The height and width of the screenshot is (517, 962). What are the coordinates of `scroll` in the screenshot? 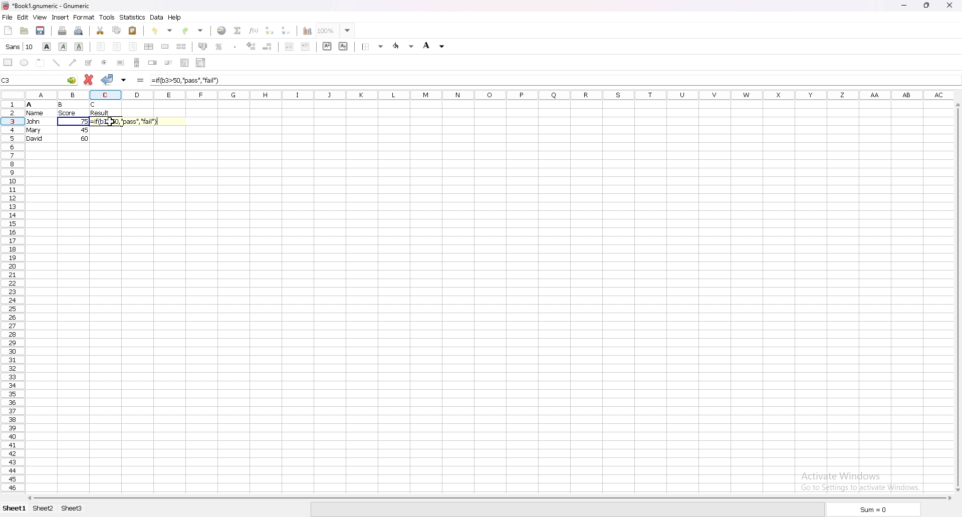 It's located at (137, 62).